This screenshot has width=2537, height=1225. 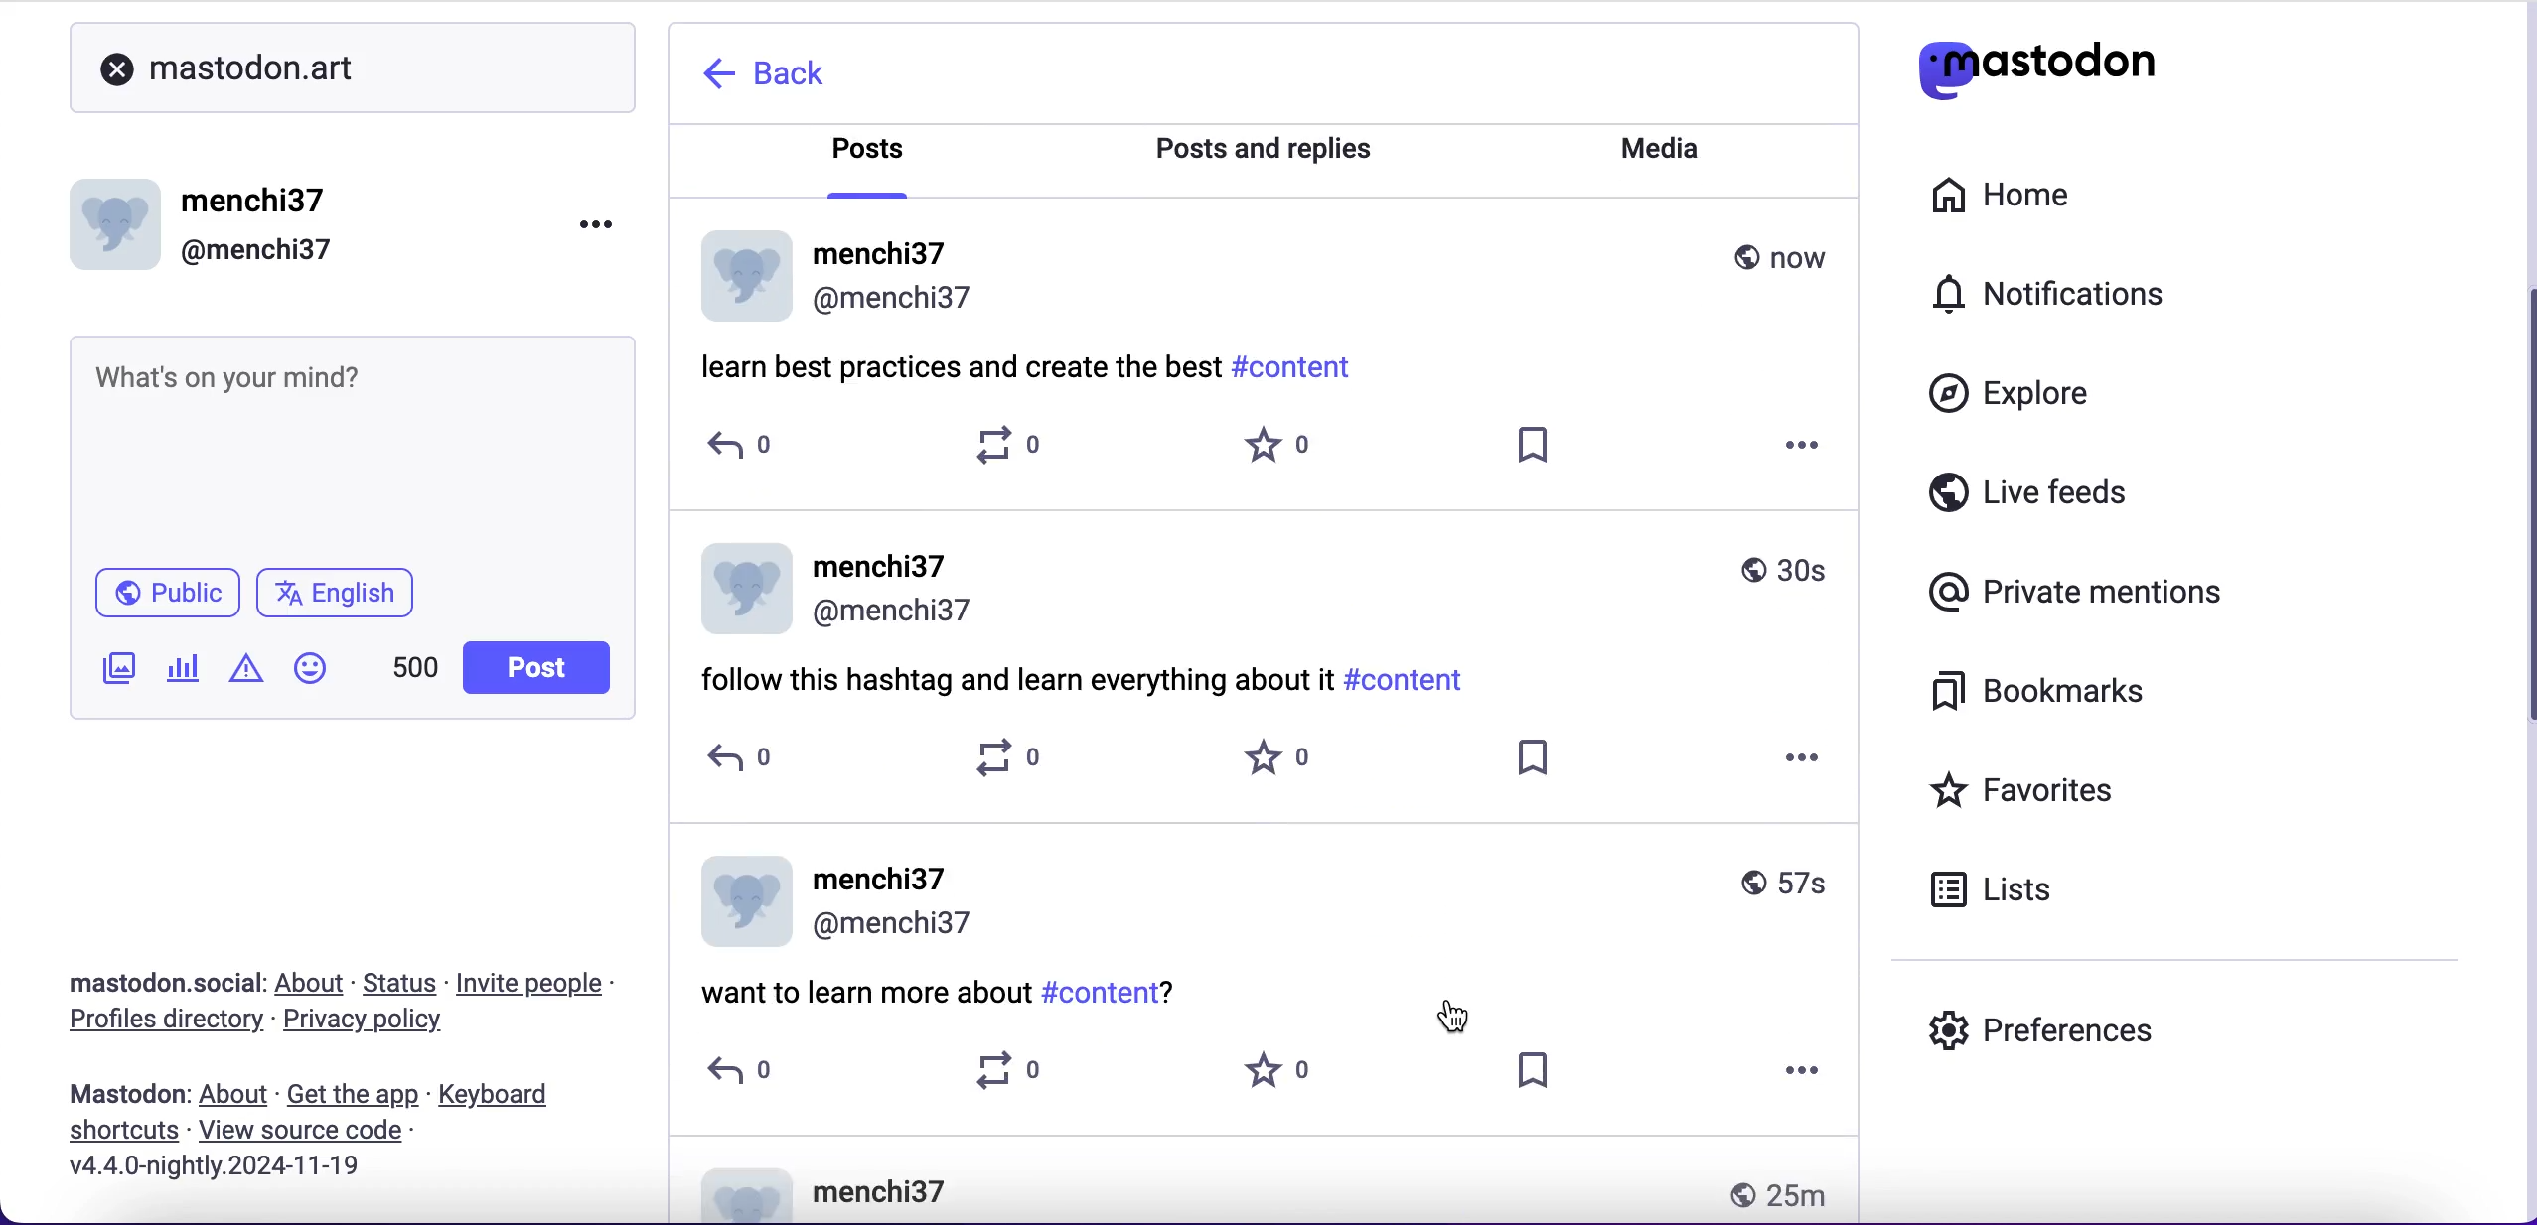 What do you see at coordinates (1667, 148) in the screenshot?
I see `media` at bounding box center [1667, 148].